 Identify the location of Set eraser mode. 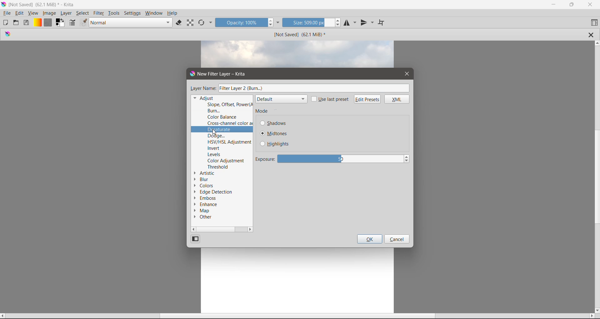
(179, 22).